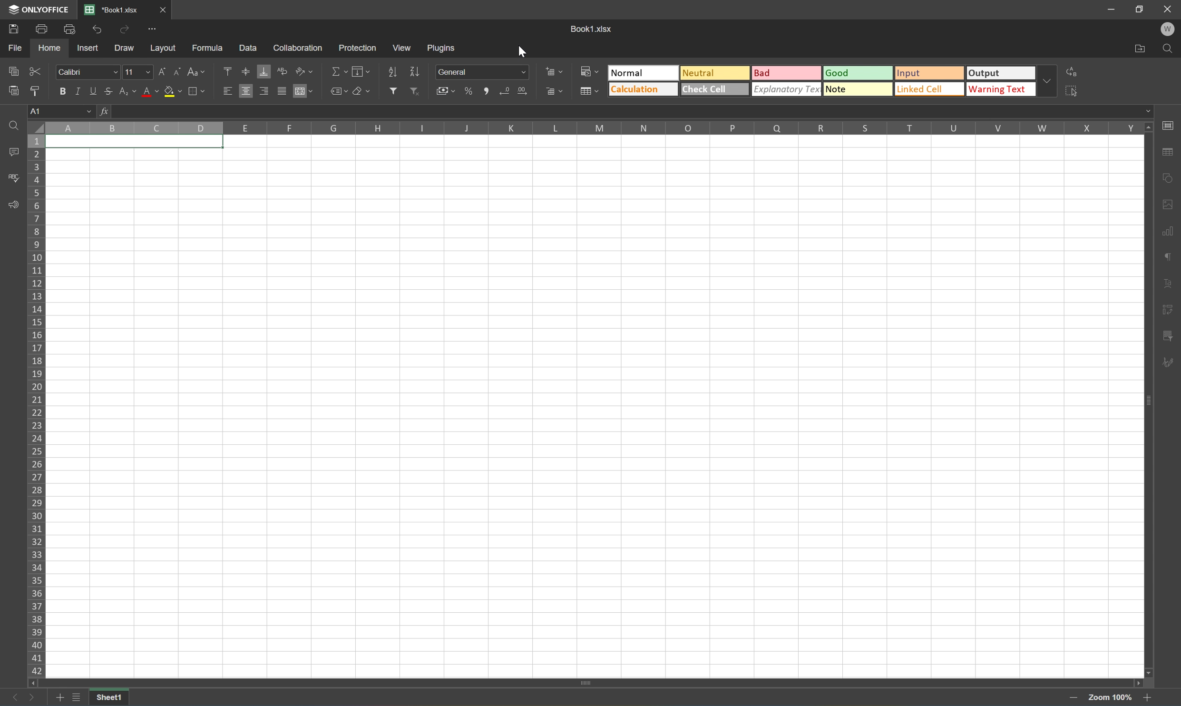 This screenshot has width=1181, height=706. I want to click on Shape settings, so click(1166, 204).